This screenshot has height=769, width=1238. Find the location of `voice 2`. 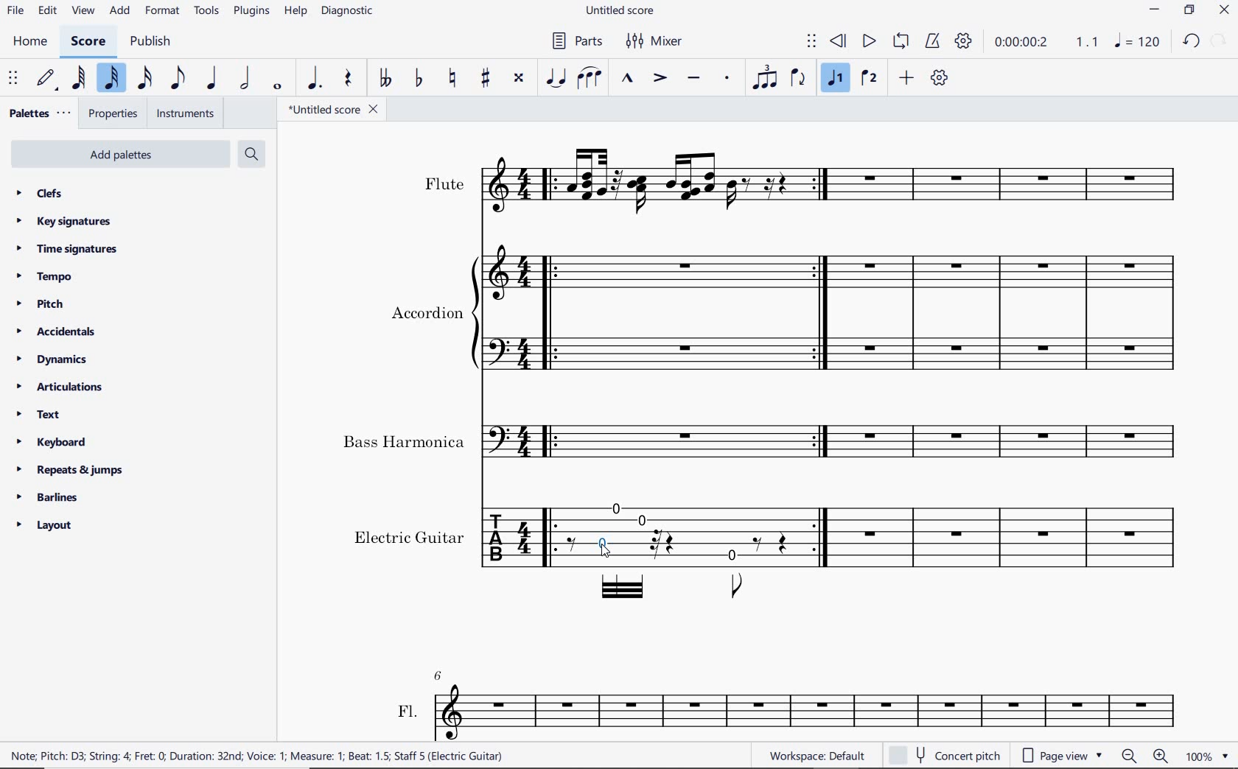

voice 2 is located at coordinates (870, 79).